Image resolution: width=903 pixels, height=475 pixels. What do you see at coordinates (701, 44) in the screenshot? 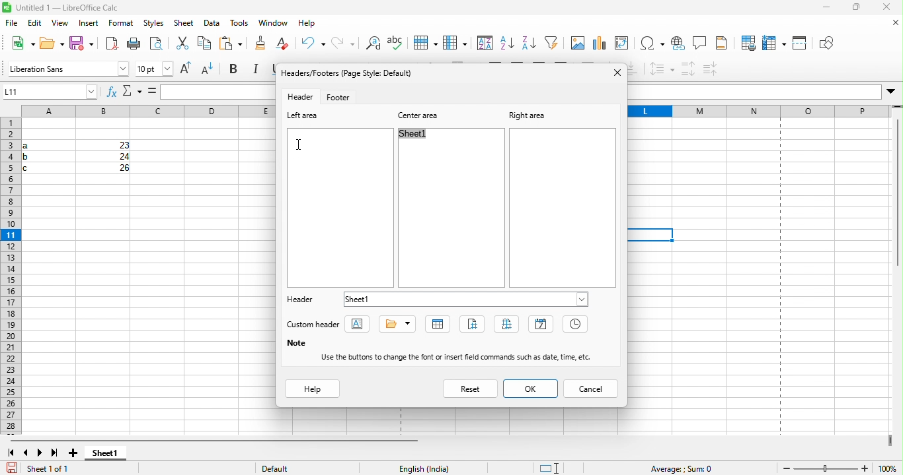
I see `comment` at bounding box center [701, 44].